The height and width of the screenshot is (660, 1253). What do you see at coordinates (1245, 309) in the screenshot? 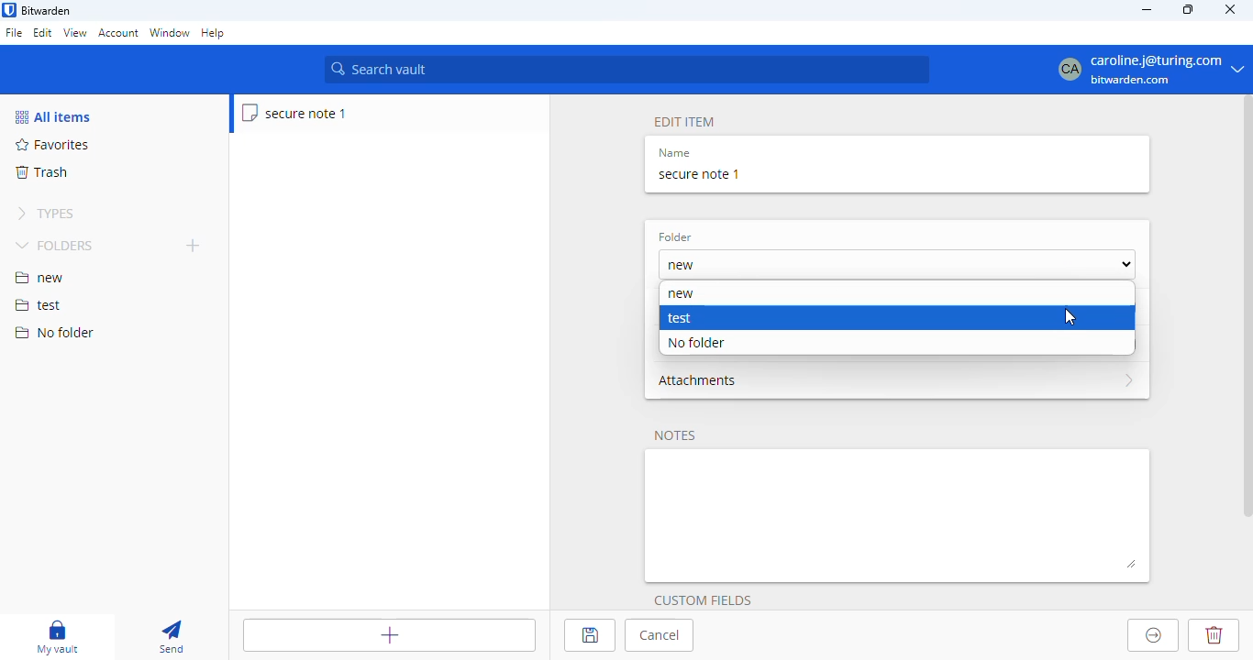
I see `vertical scroll bar` at bounding box center [1245, 309].